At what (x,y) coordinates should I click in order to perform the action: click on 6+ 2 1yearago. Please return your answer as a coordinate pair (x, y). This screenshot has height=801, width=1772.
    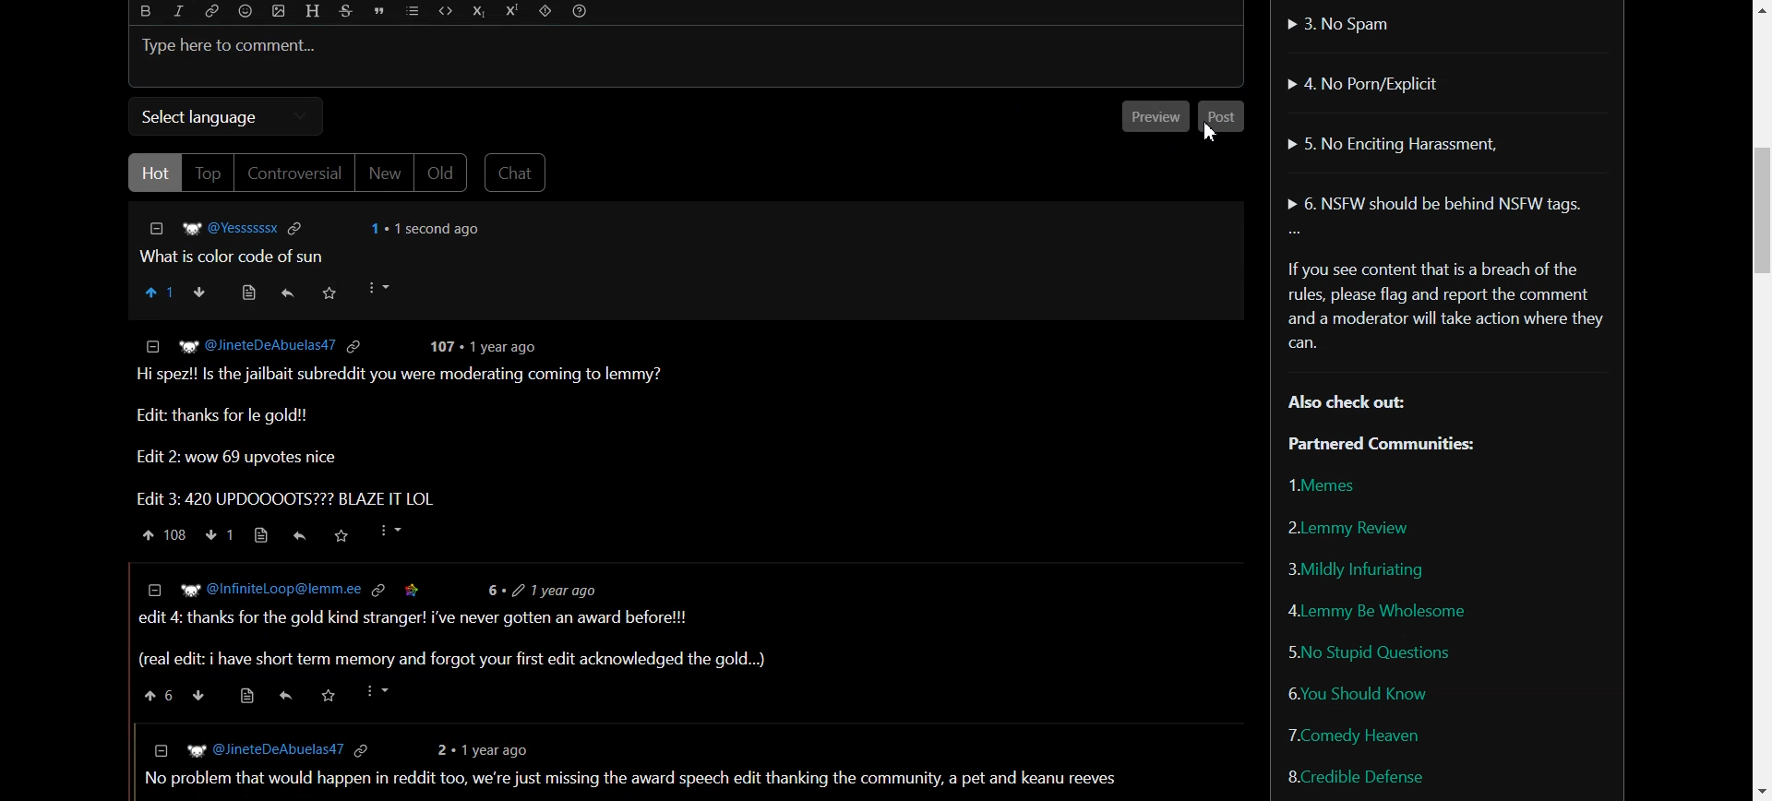
    Looking at the image, I should click on (561, 590).